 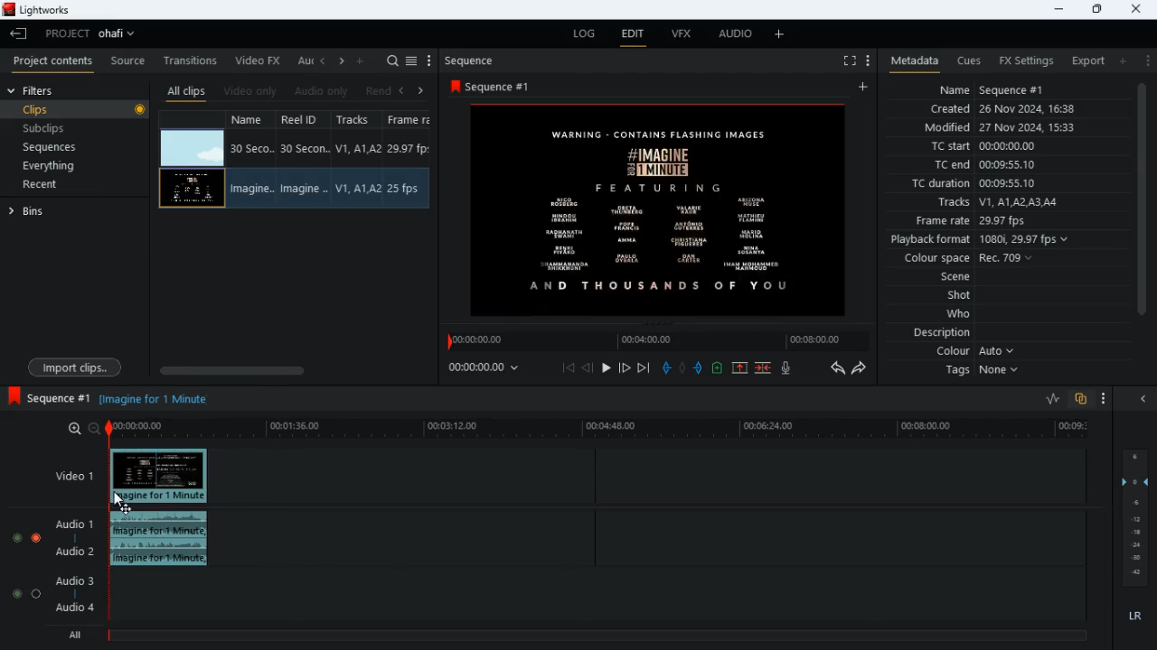 I want to click on audio 4, so click(x=78, y=611).